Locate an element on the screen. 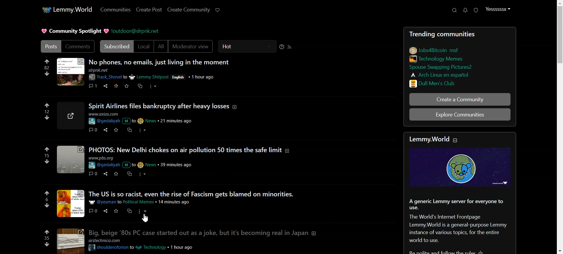  link is located at coordinates (448, 68).